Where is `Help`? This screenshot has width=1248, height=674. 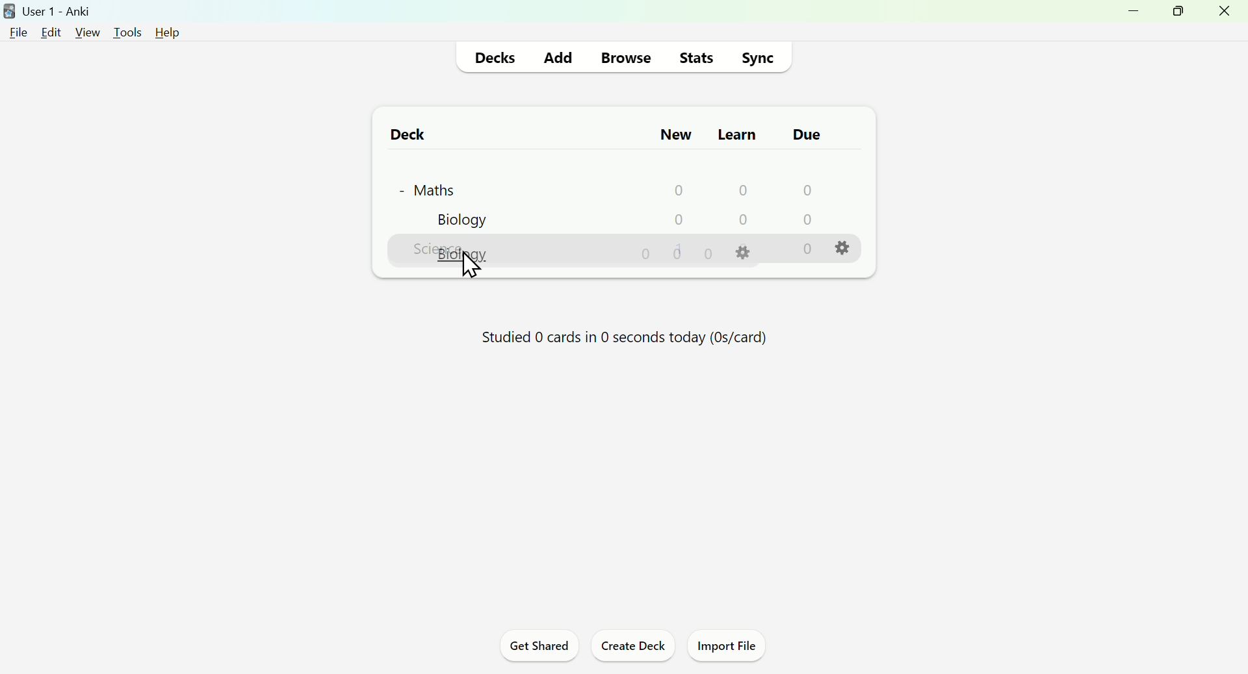 Help is located at coordinates (163, 31).